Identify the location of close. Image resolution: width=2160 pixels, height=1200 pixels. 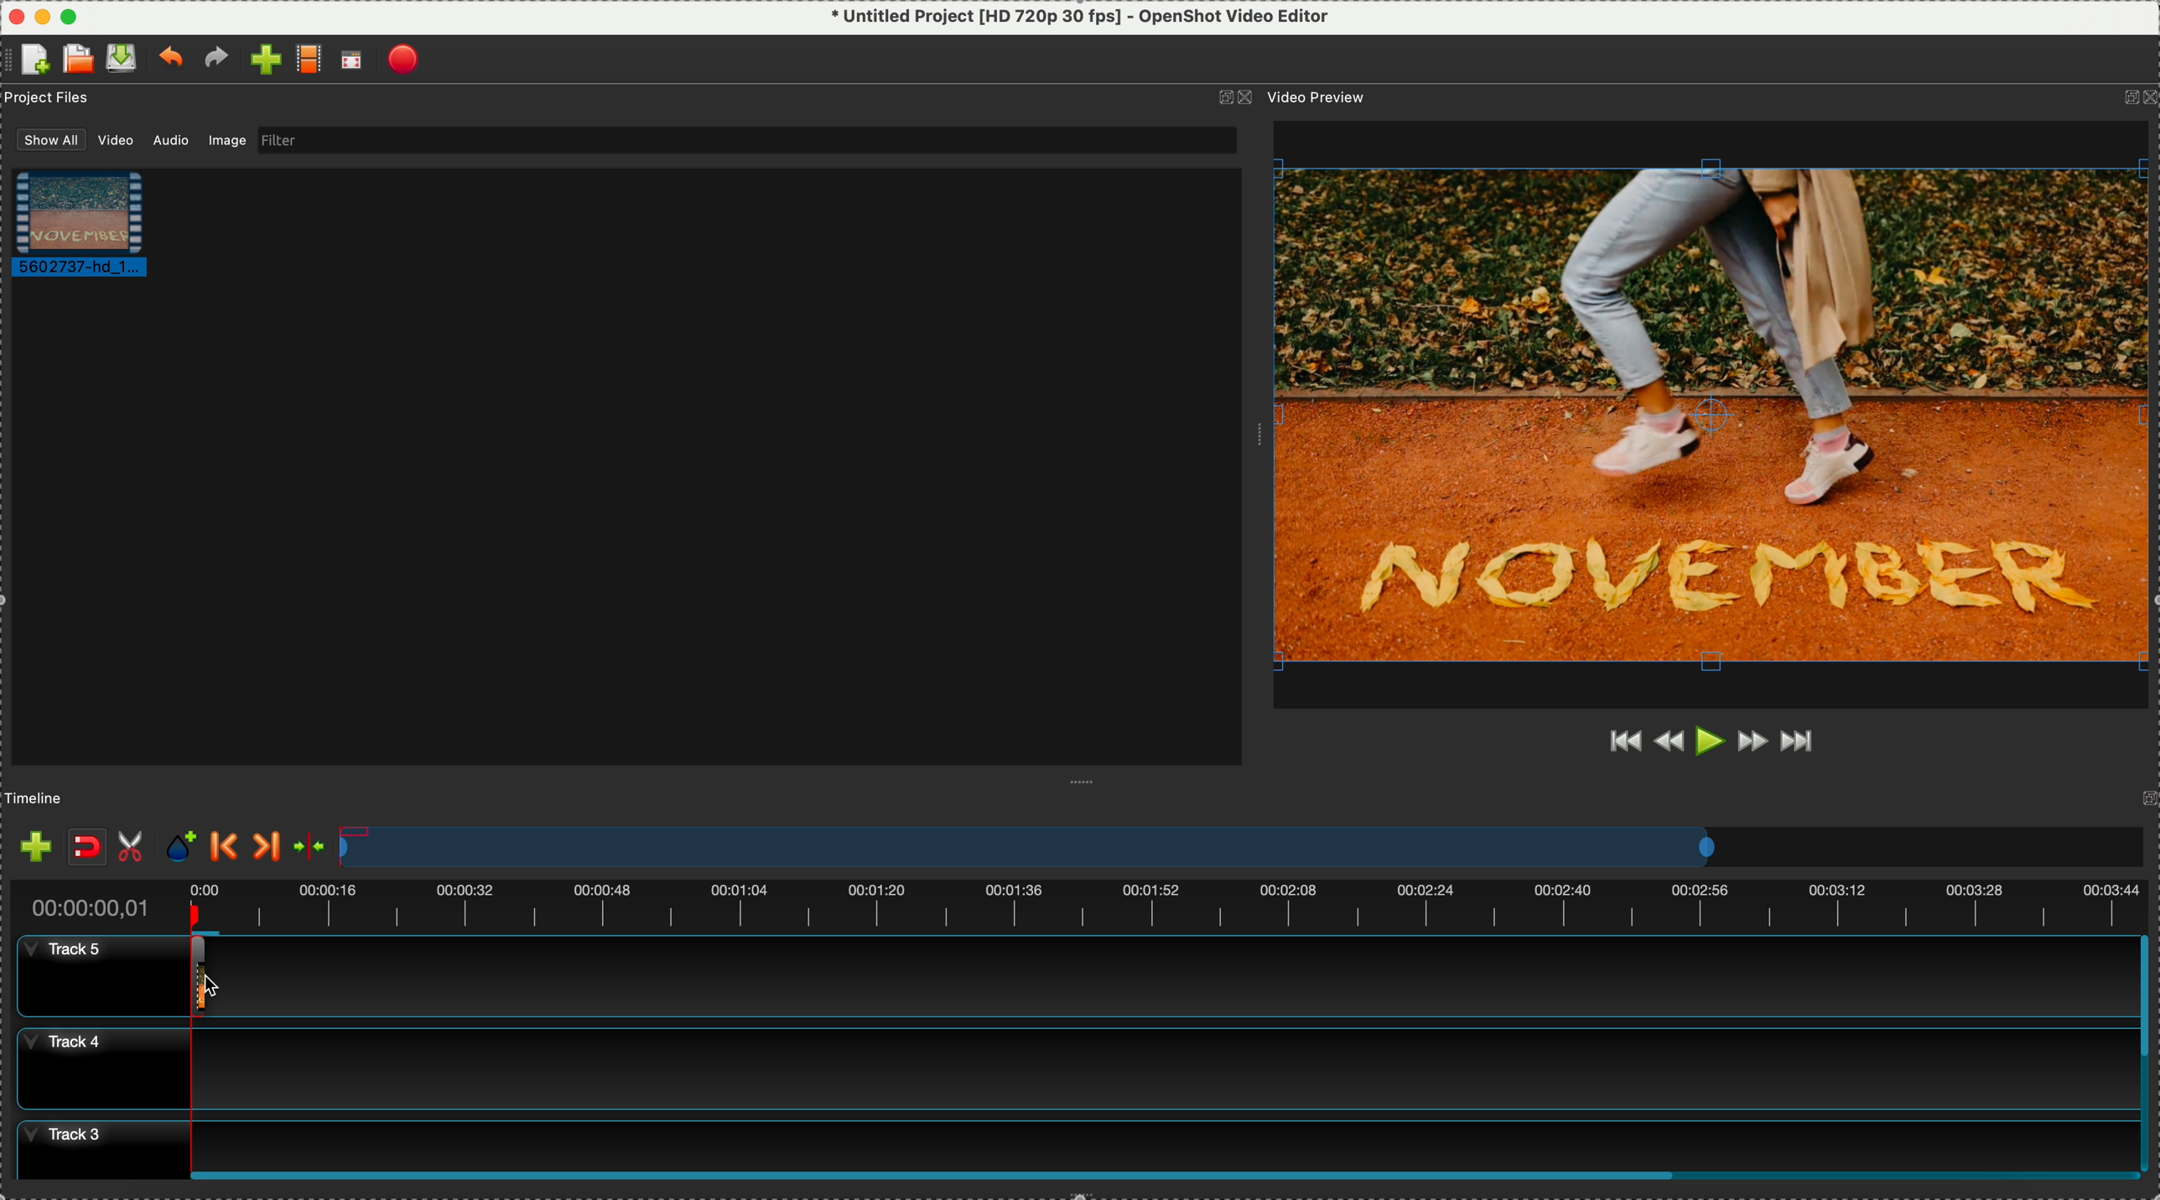
(13, 13).